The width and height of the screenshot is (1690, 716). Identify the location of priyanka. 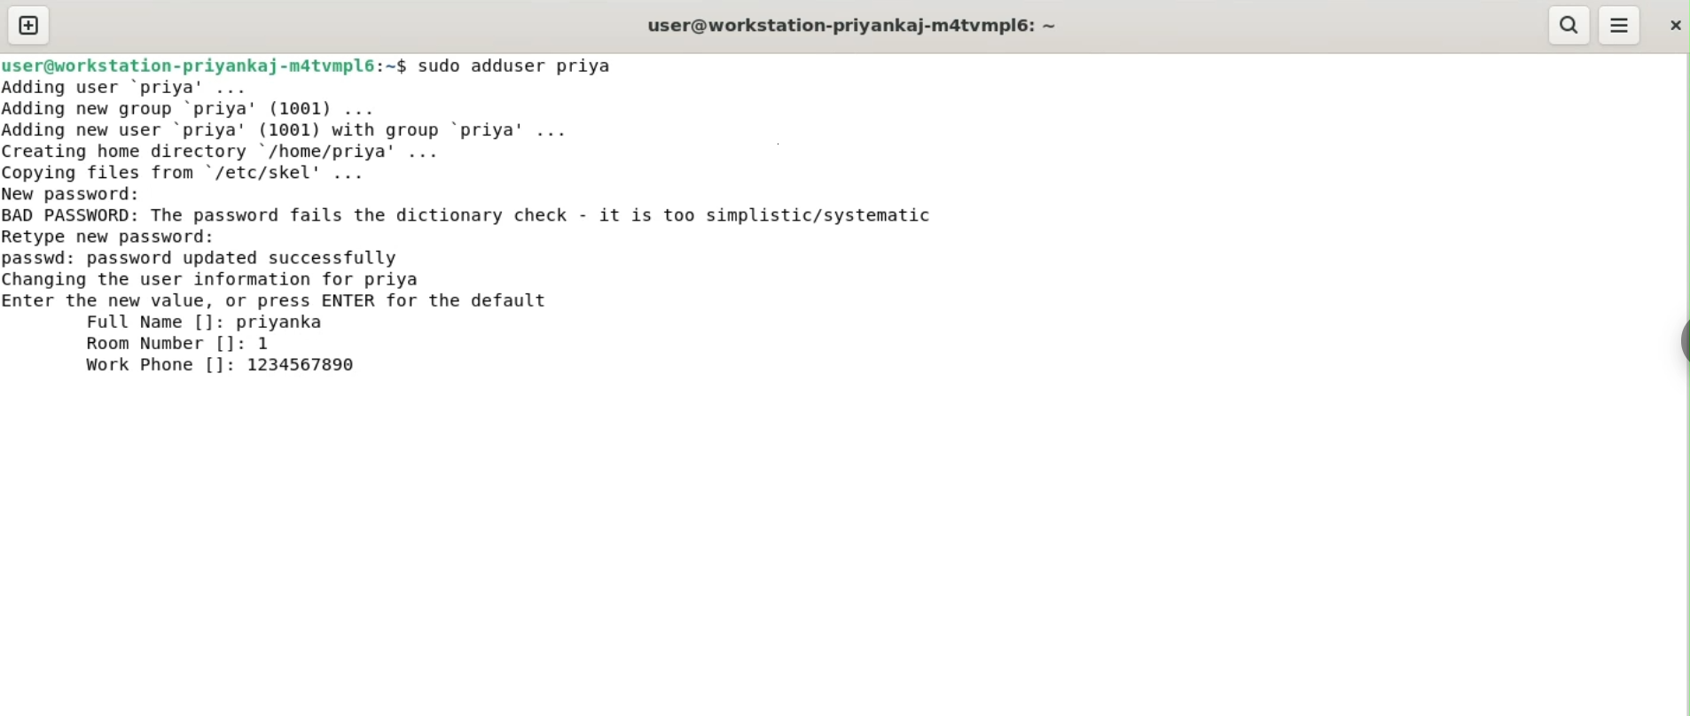
(285, 322).